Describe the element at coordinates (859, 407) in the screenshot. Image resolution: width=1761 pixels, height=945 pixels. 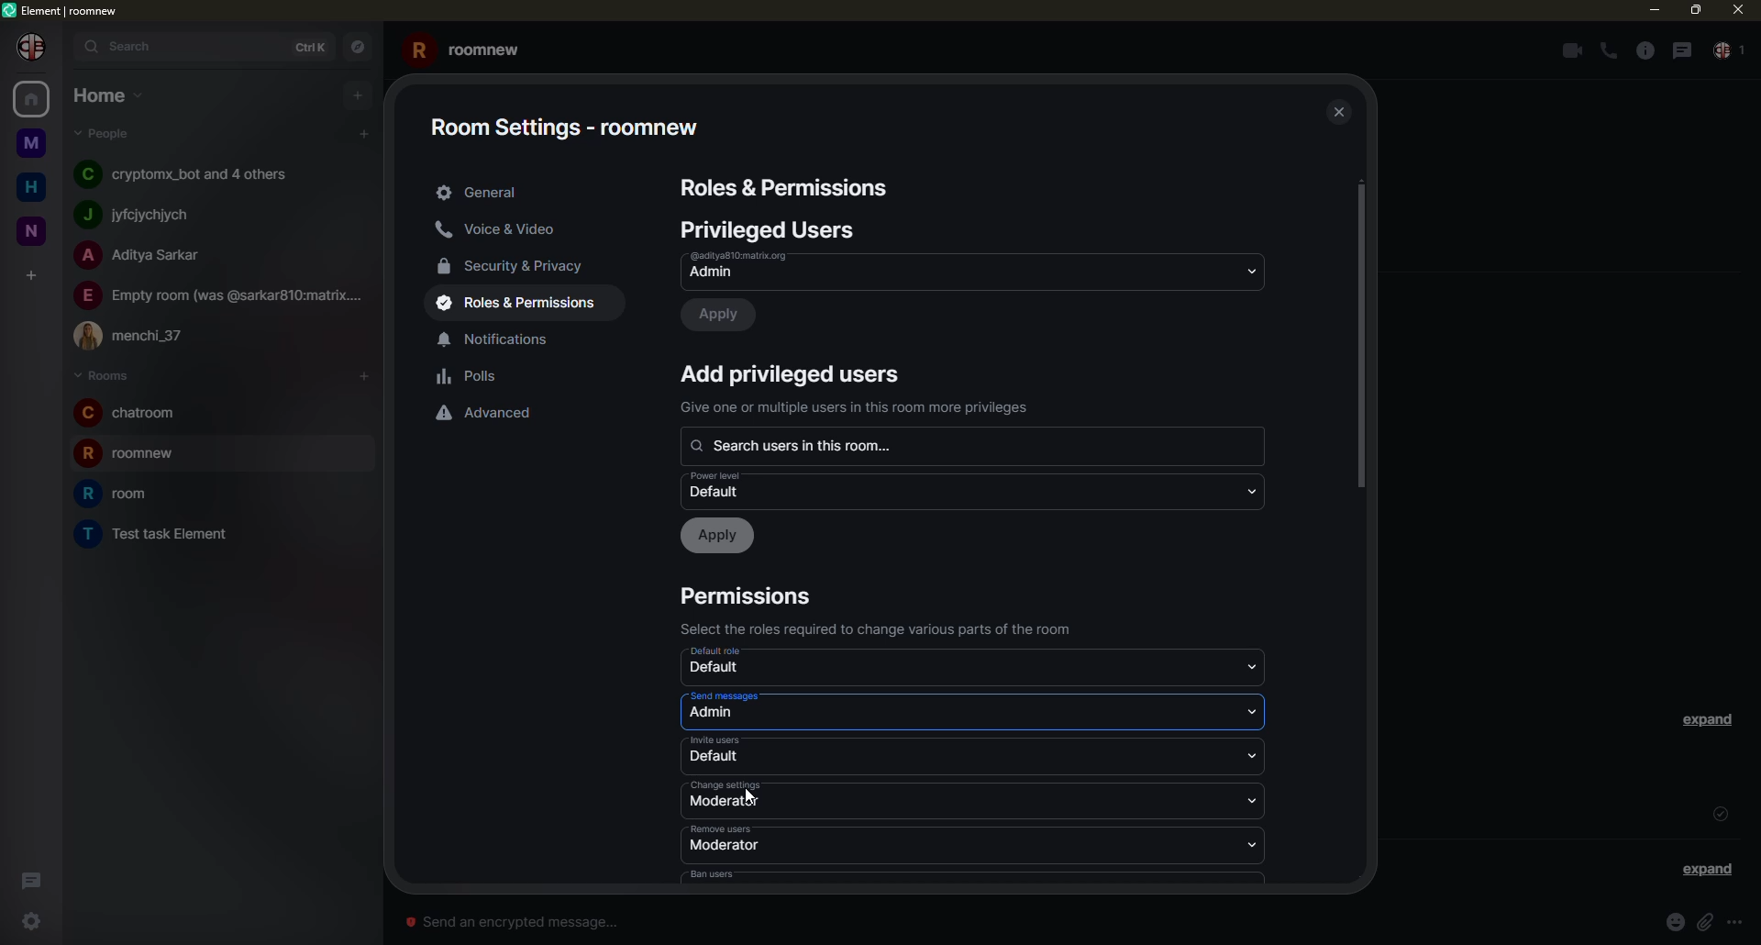
I see `priviledge` at that location.